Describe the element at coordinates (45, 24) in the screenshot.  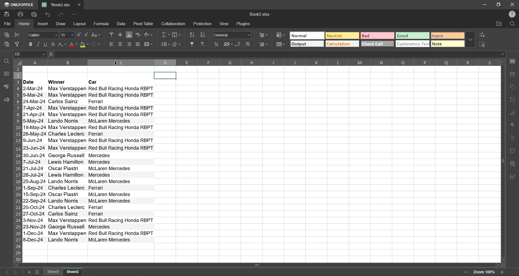
I see `insert` at that location.